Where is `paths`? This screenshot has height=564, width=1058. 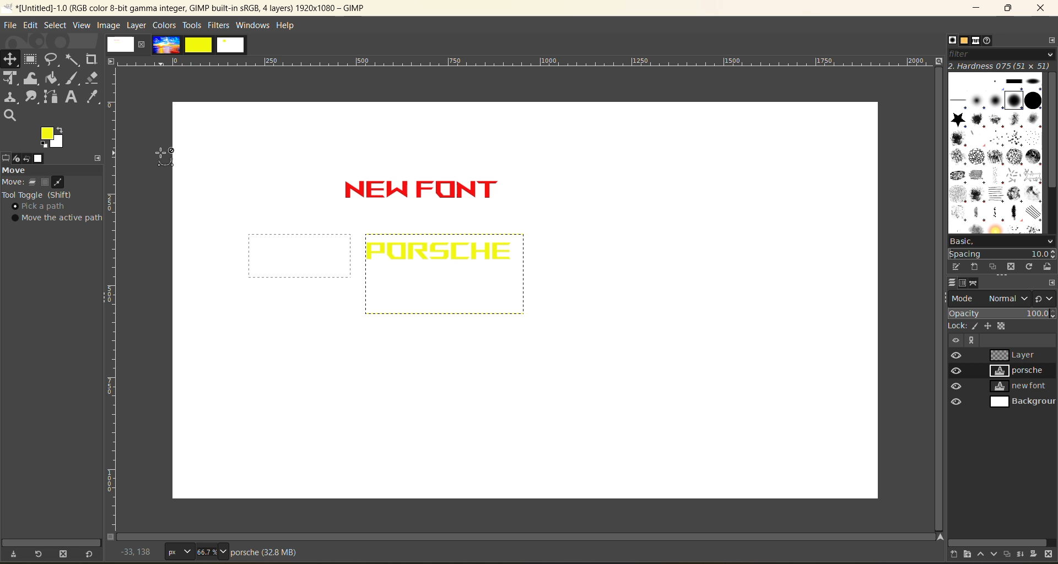 paths is located at coordinates (979, 283).